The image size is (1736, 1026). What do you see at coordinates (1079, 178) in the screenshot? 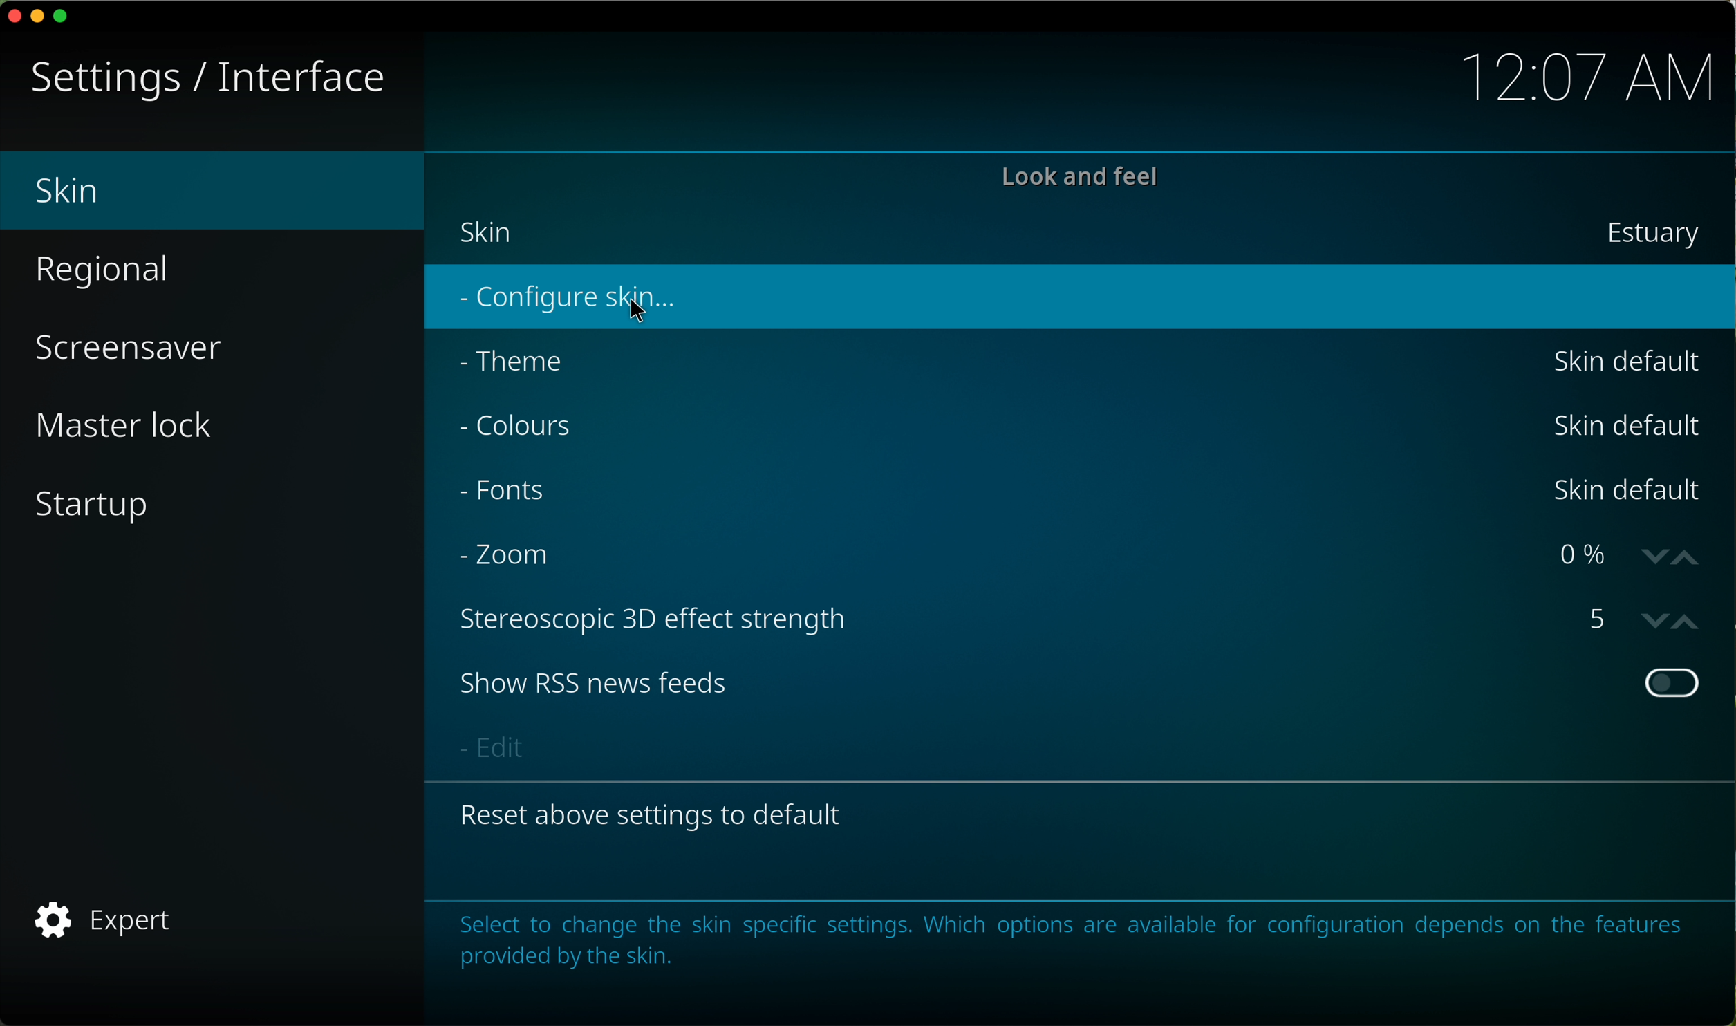
I see `look and feel` at bounding box center [1079, 178].